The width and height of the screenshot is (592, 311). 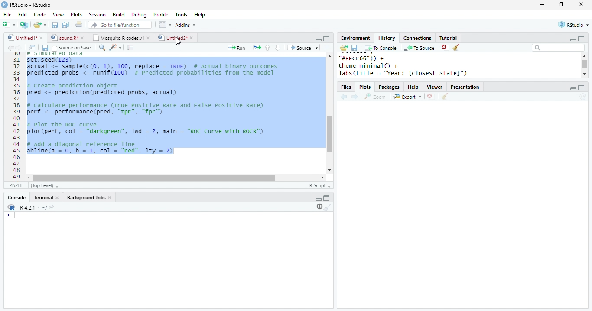 I want to click on scroll bar, so click(x=585, y=64).